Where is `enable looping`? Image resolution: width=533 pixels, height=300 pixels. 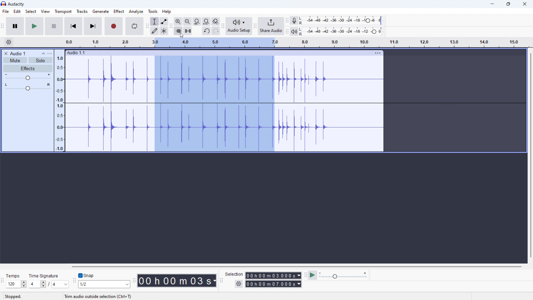
enable looping is located at coordinates (135, 26).